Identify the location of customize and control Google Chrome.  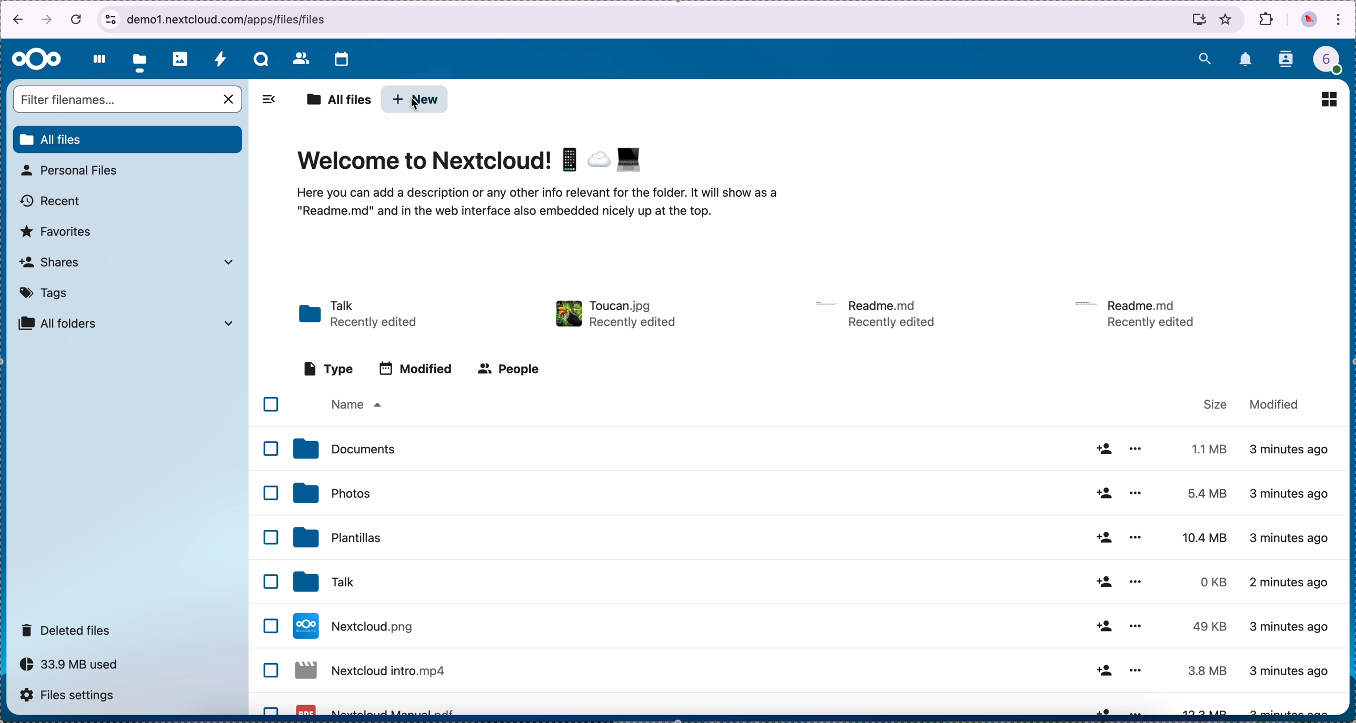
(1339, 21).